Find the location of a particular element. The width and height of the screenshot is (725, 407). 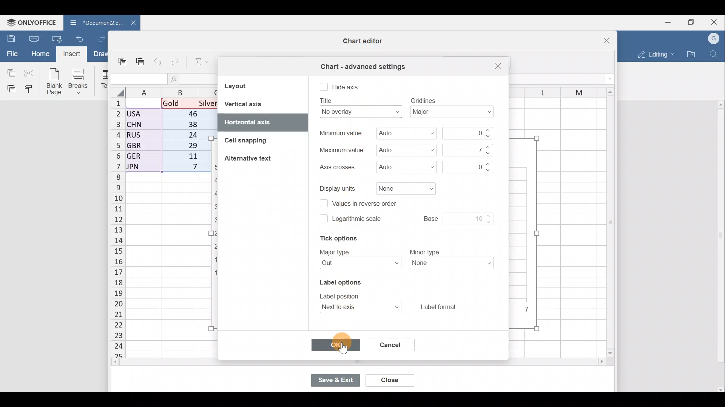

Editing mode is located at coordinates (654, 55).